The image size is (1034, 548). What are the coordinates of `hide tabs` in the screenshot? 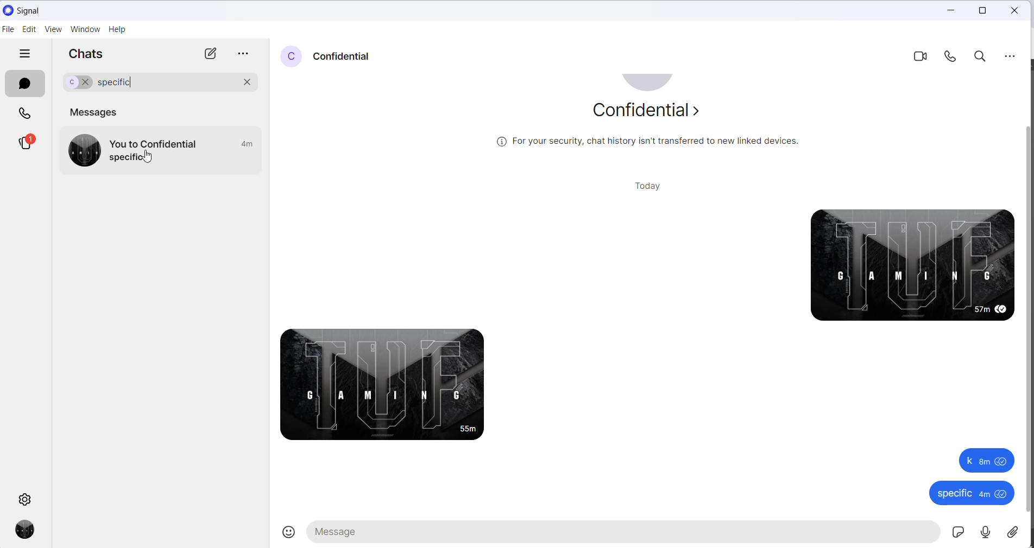 It's located at (24, 53).